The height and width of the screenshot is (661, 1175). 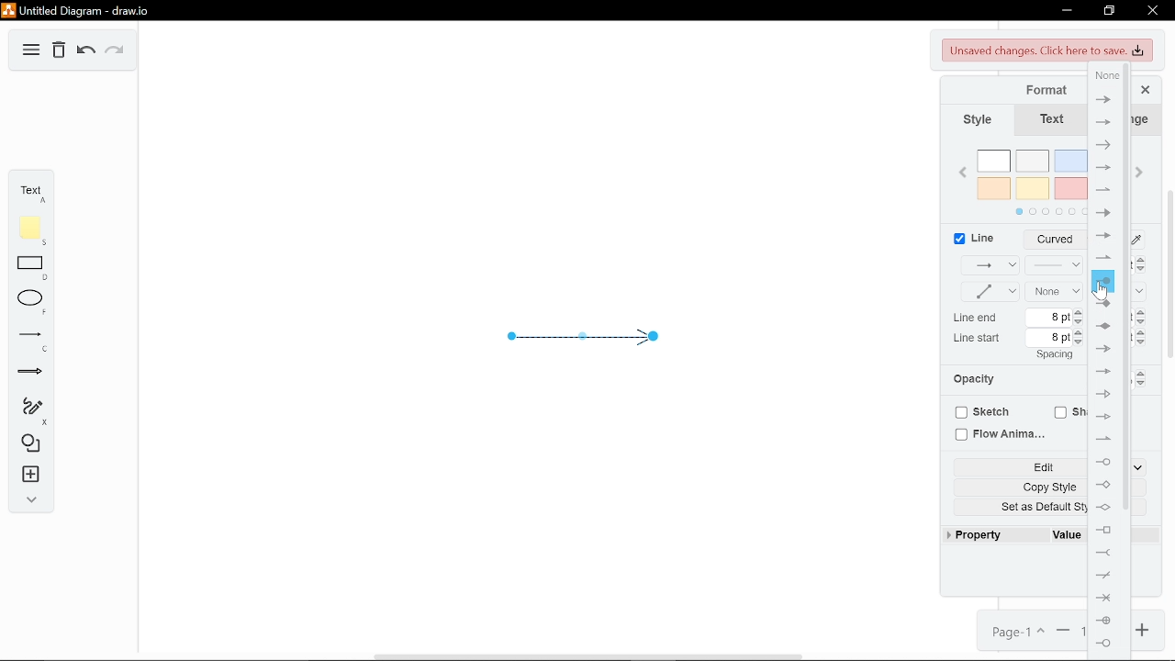 What do you see at coordinates (32, 409) in the screenshot?
I see `Freehand` at bounding box center [32, 409].